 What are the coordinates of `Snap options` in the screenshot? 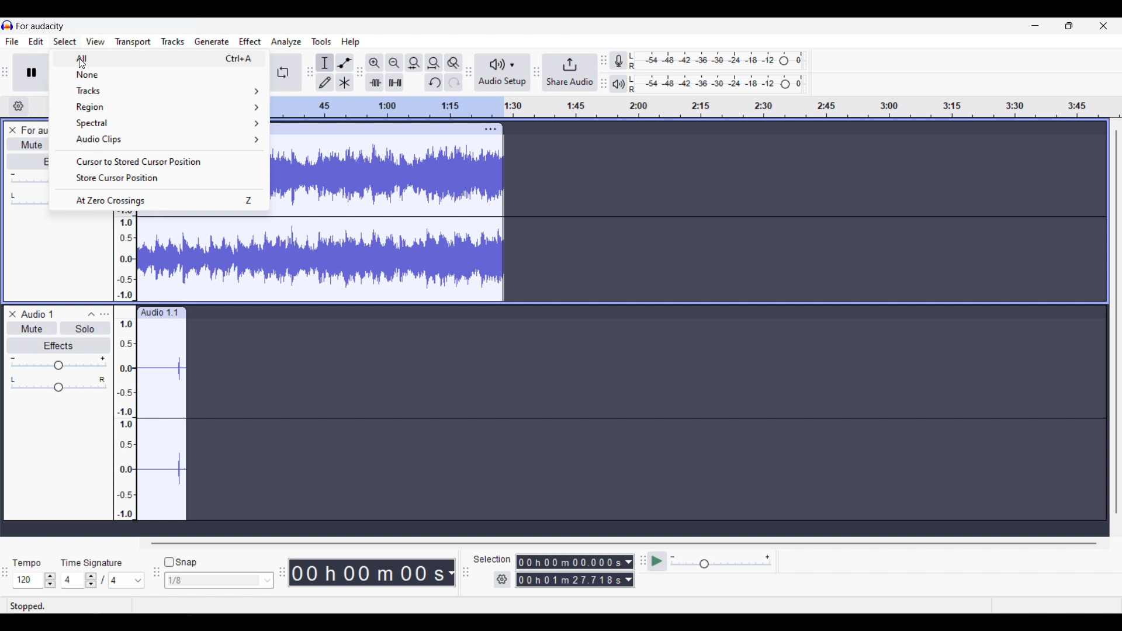 It's located at (219, 580).